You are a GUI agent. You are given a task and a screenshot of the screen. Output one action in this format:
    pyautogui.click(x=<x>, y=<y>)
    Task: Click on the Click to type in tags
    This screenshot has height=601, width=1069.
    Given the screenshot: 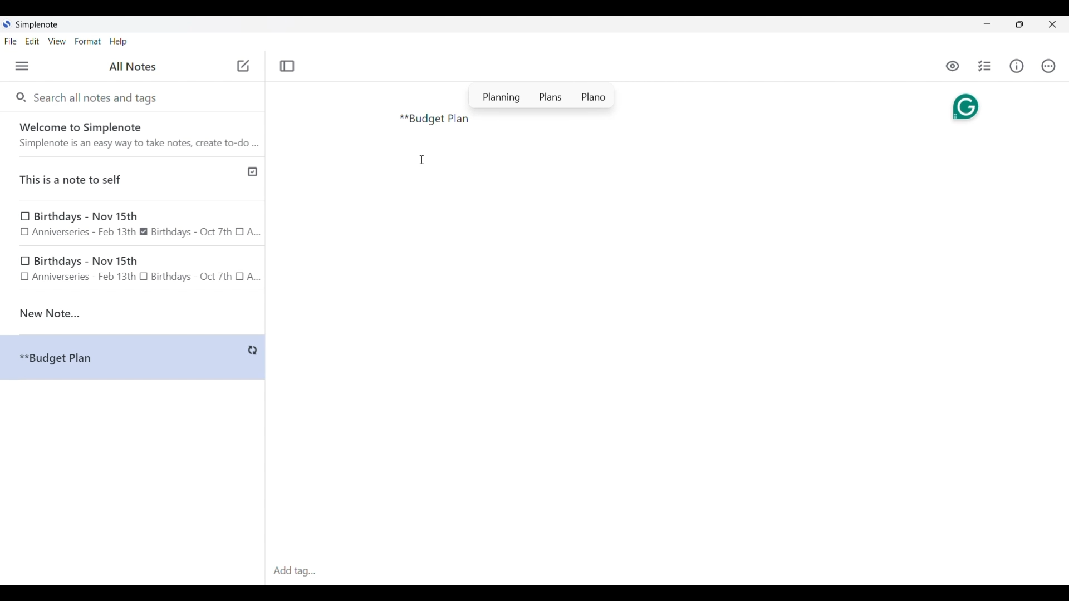 What is the action you would take?
    pyautogui.click(x=667, y=572)
    